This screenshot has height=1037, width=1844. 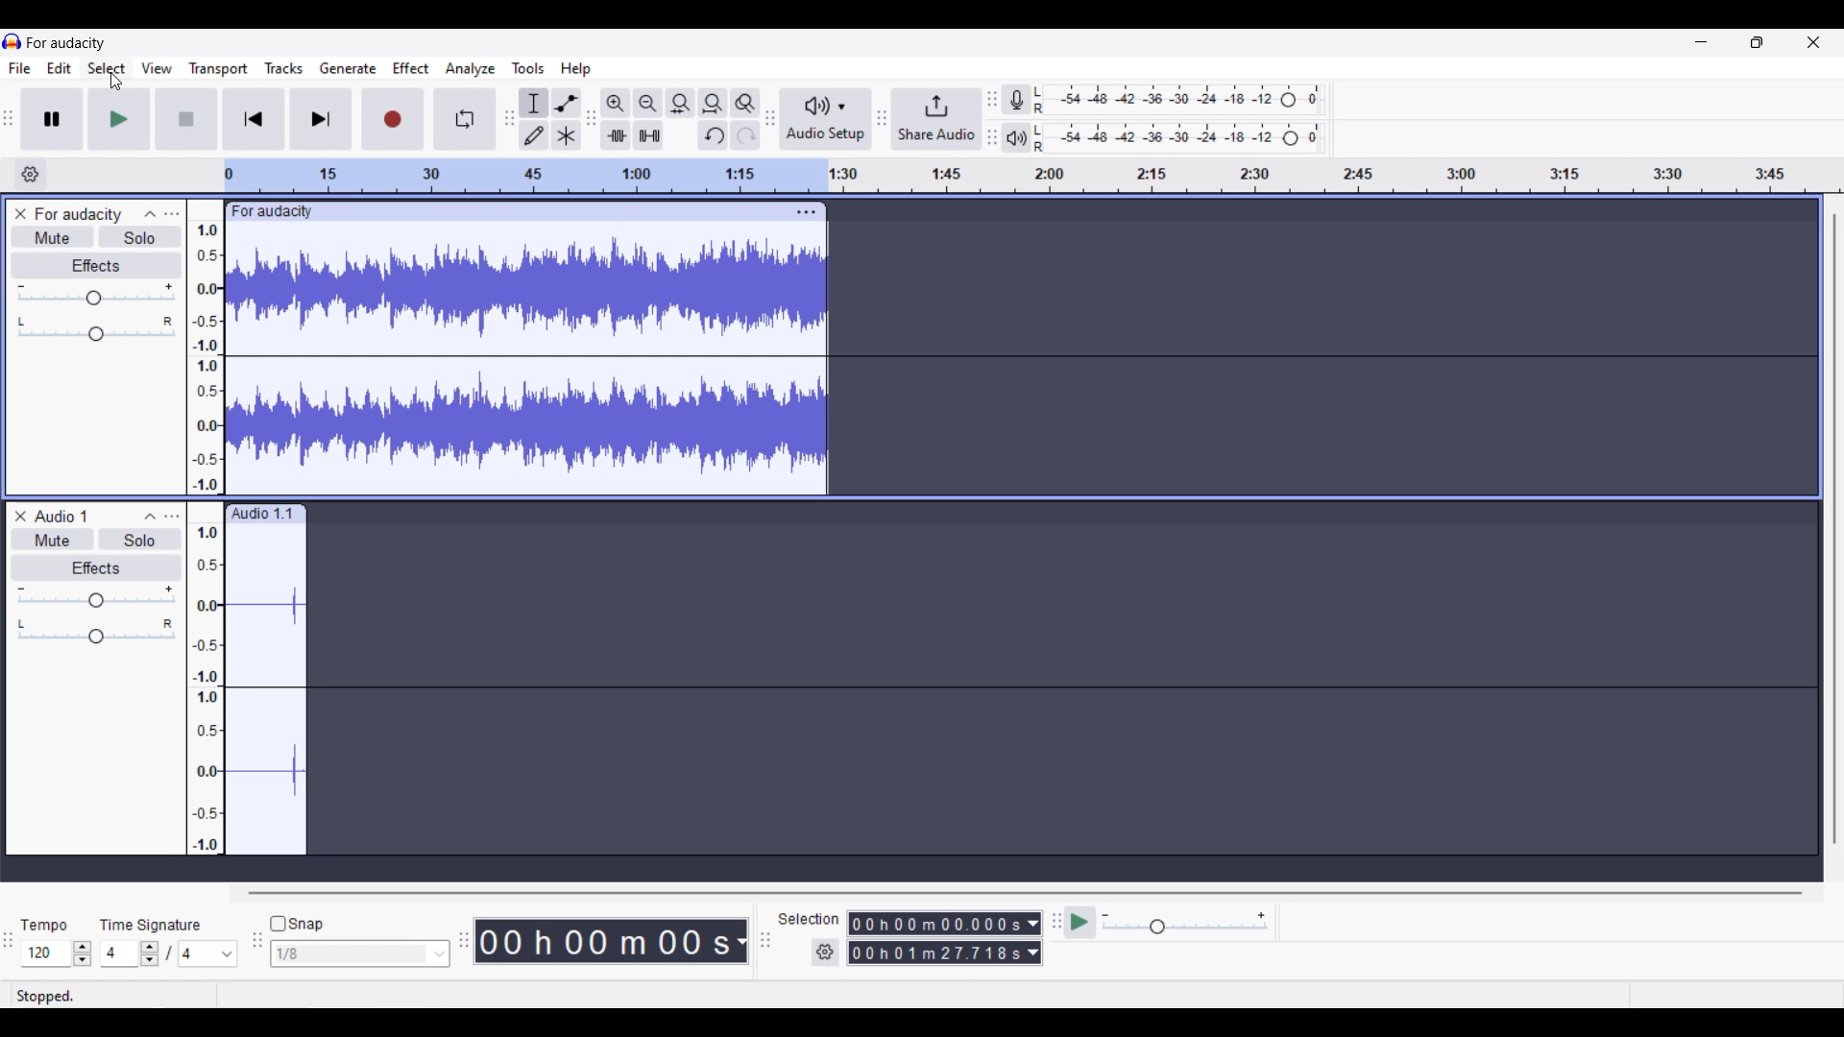 What do you see at coordinates (566, 135) in the screenshot?
I see `Multi tool` at bounding box center [566, 135].